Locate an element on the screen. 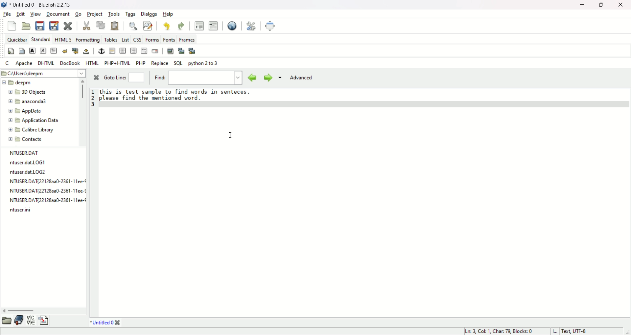  ntuser.ini is located at coordinates (18, 210).